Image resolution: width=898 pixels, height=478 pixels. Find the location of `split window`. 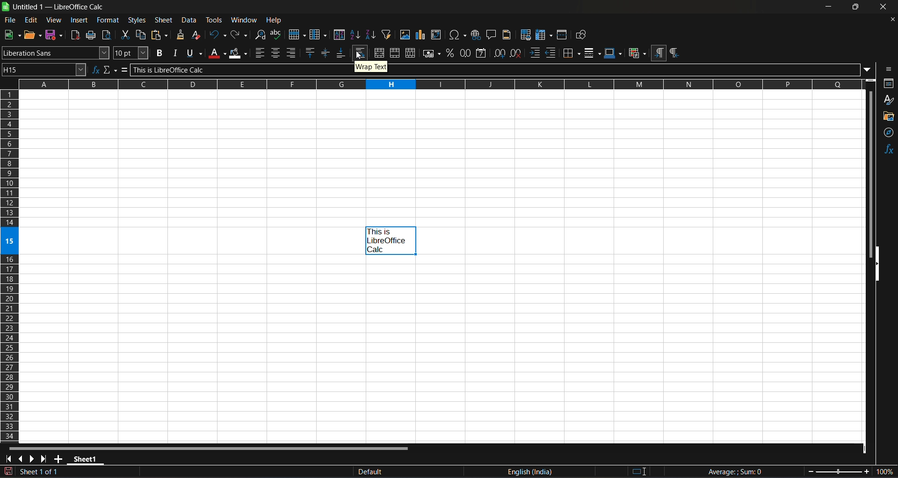

split window is located at coordinates (562, 35).